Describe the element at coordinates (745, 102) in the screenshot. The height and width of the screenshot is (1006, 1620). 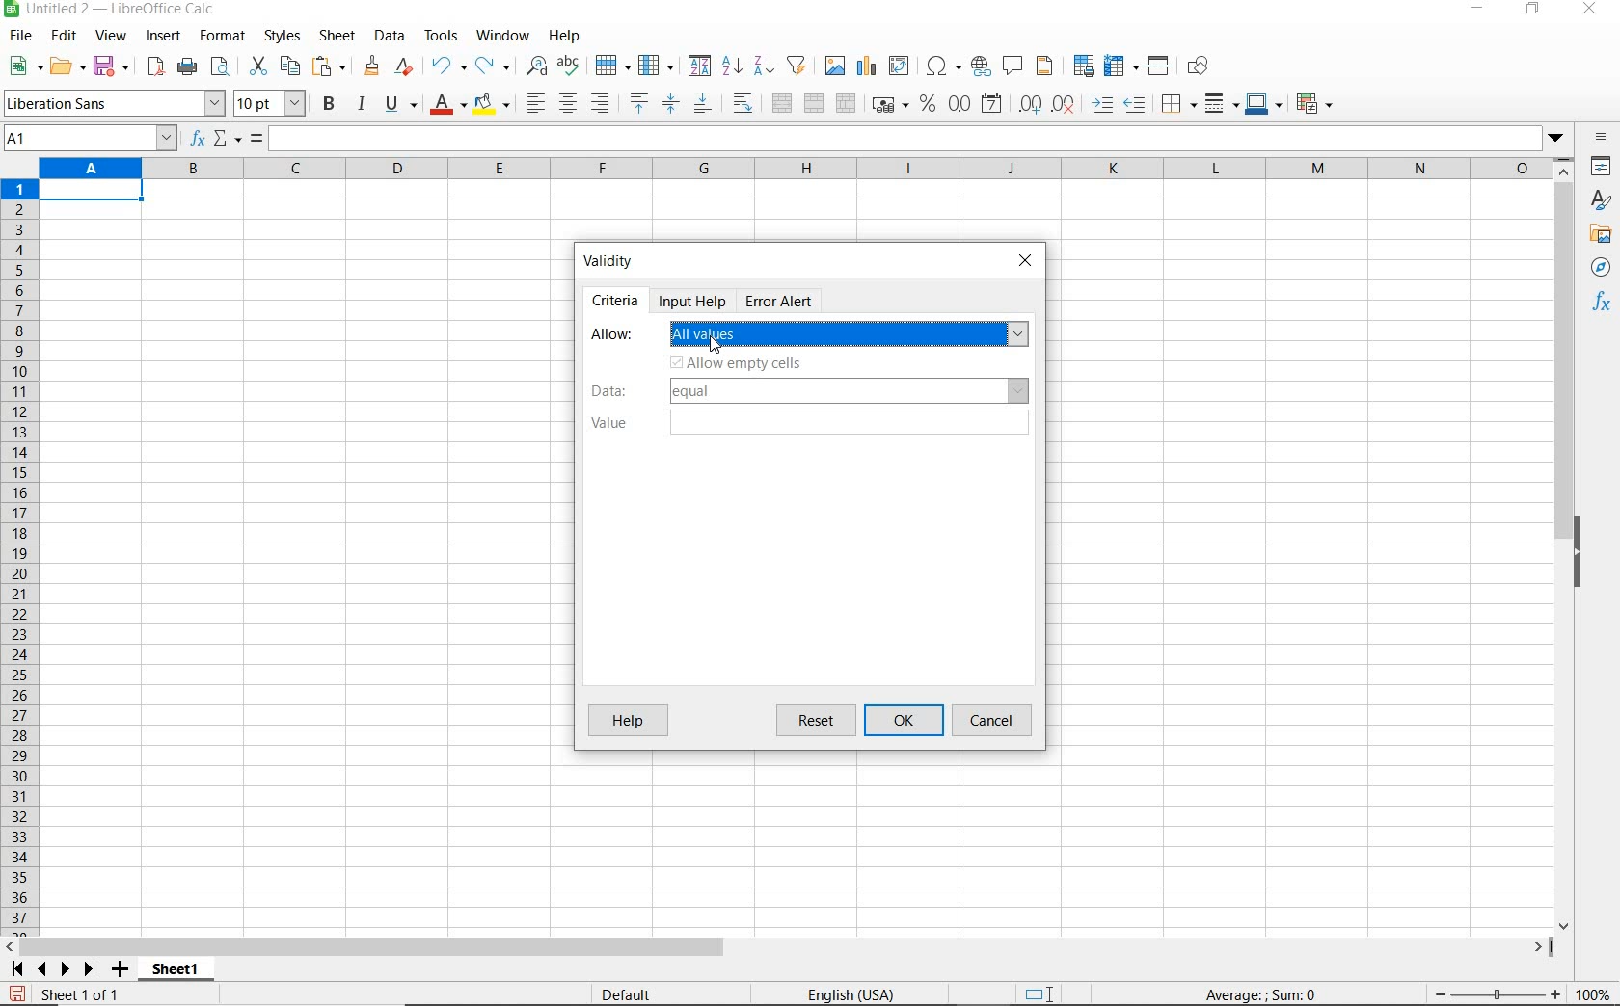
I see `wrap text` at that location.